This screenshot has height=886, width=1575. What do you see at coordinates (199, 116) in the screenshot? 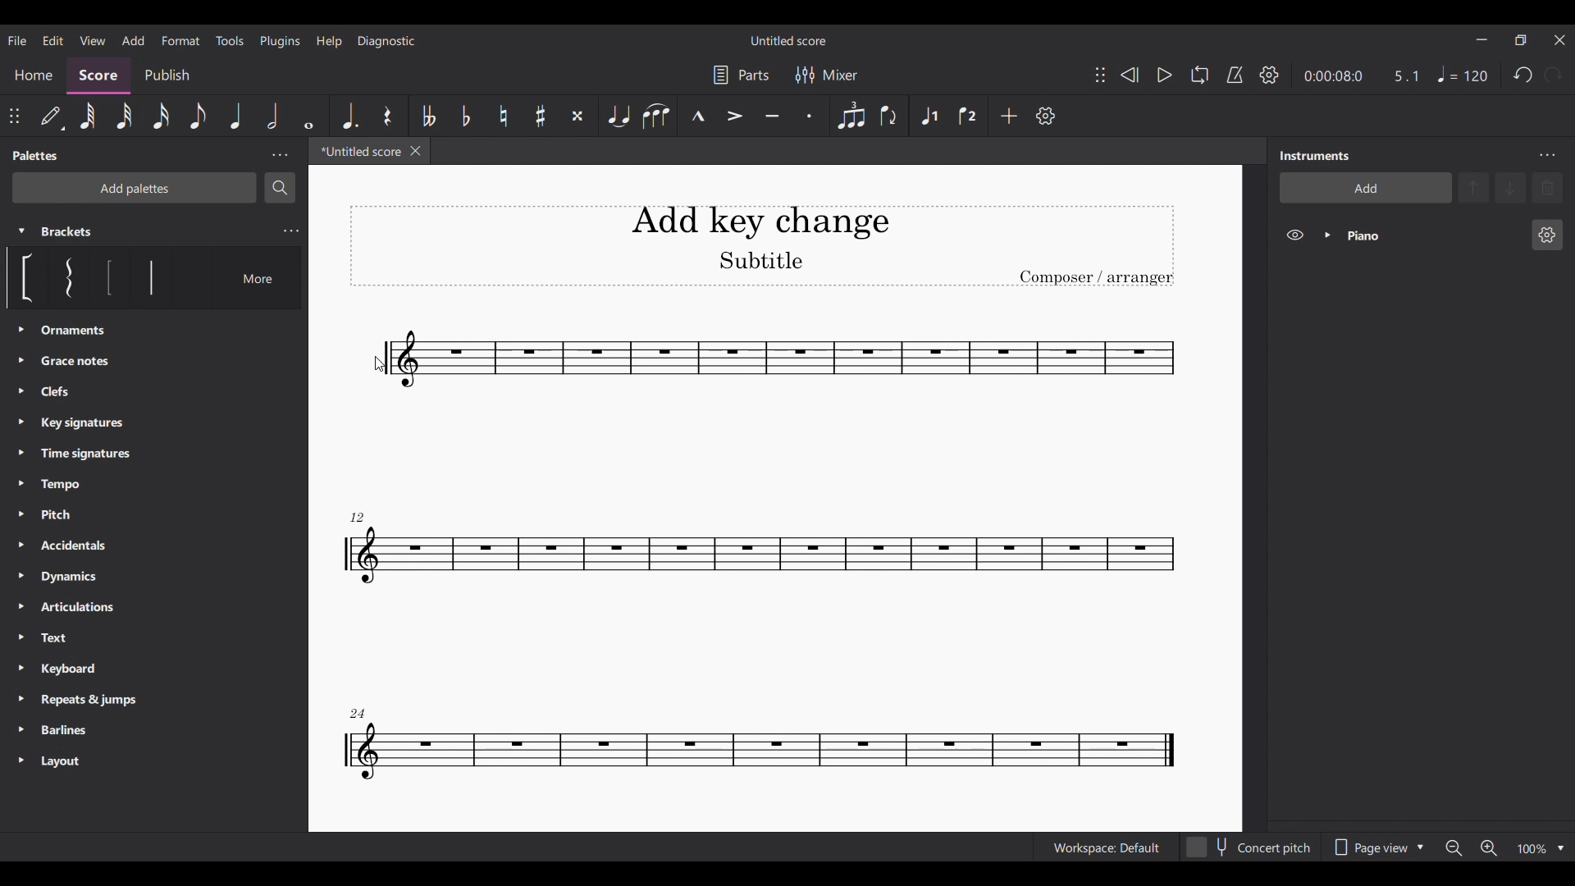
I see `8th note` at bounding box center [199, 116].